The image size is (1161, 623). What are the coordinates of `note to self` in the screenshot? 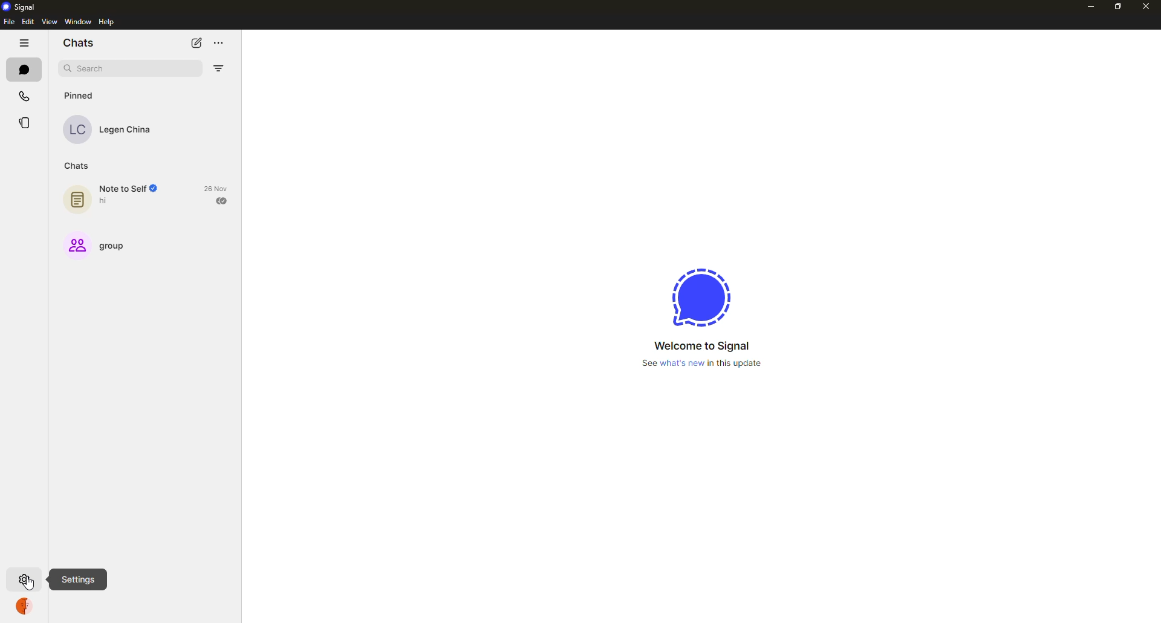 It's located at (128, 189).